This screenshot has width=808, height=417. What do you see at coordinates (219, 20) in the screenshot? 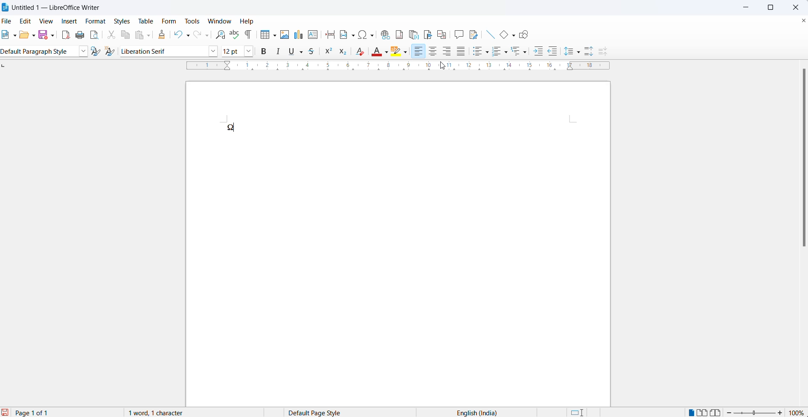
I see `window` at bounding box center [219, 20].